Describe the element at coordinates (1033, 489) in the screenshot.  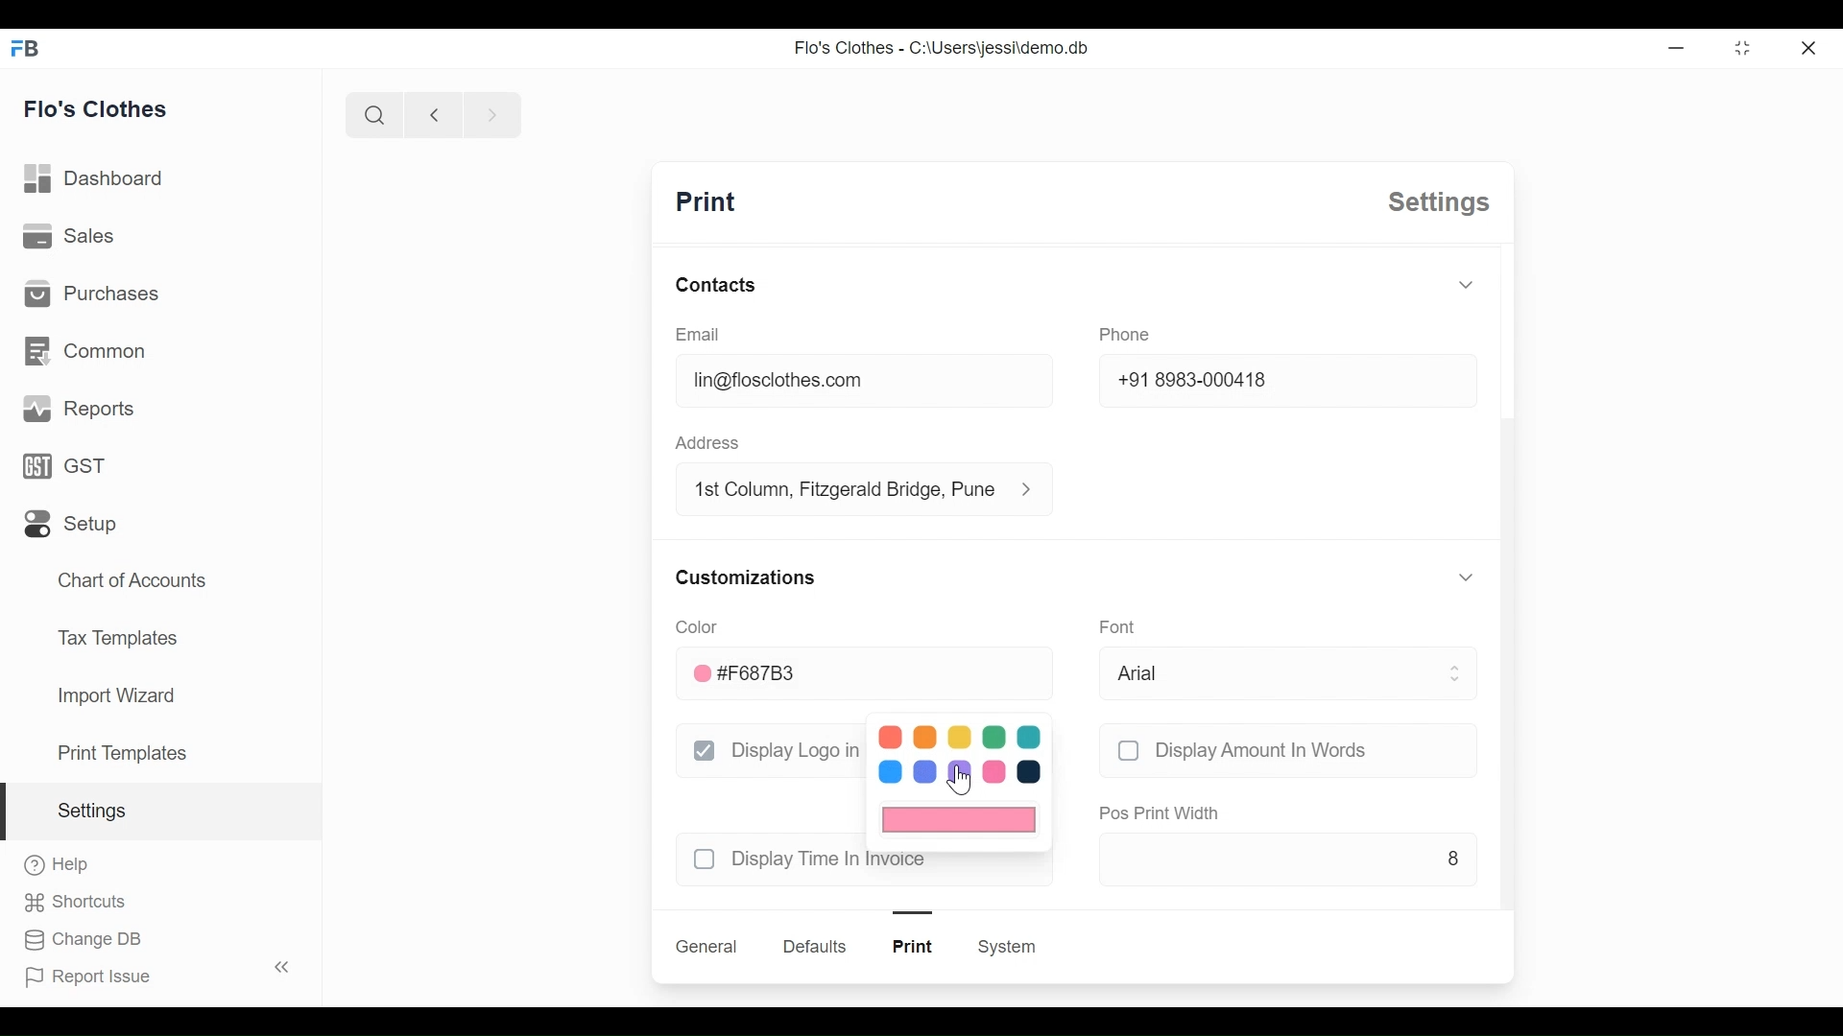
I see `address information` at that location.